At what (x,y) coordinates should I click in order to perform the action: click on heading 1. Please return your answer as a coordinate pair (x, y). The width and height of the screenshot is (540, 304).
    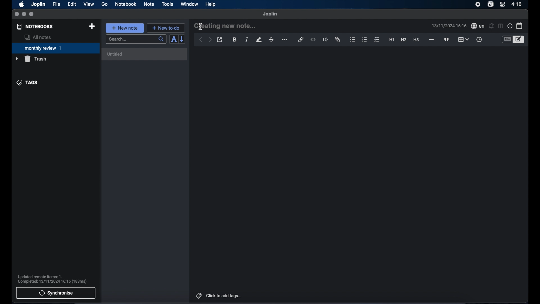
    Looking at the image, I should click on (392, 40).